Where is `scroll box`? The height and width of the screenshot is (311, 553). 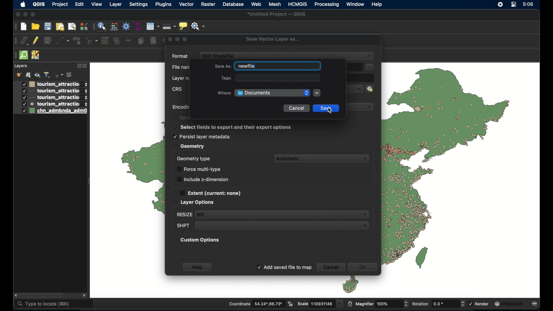 scroll box is located at coordinates (41, 295).